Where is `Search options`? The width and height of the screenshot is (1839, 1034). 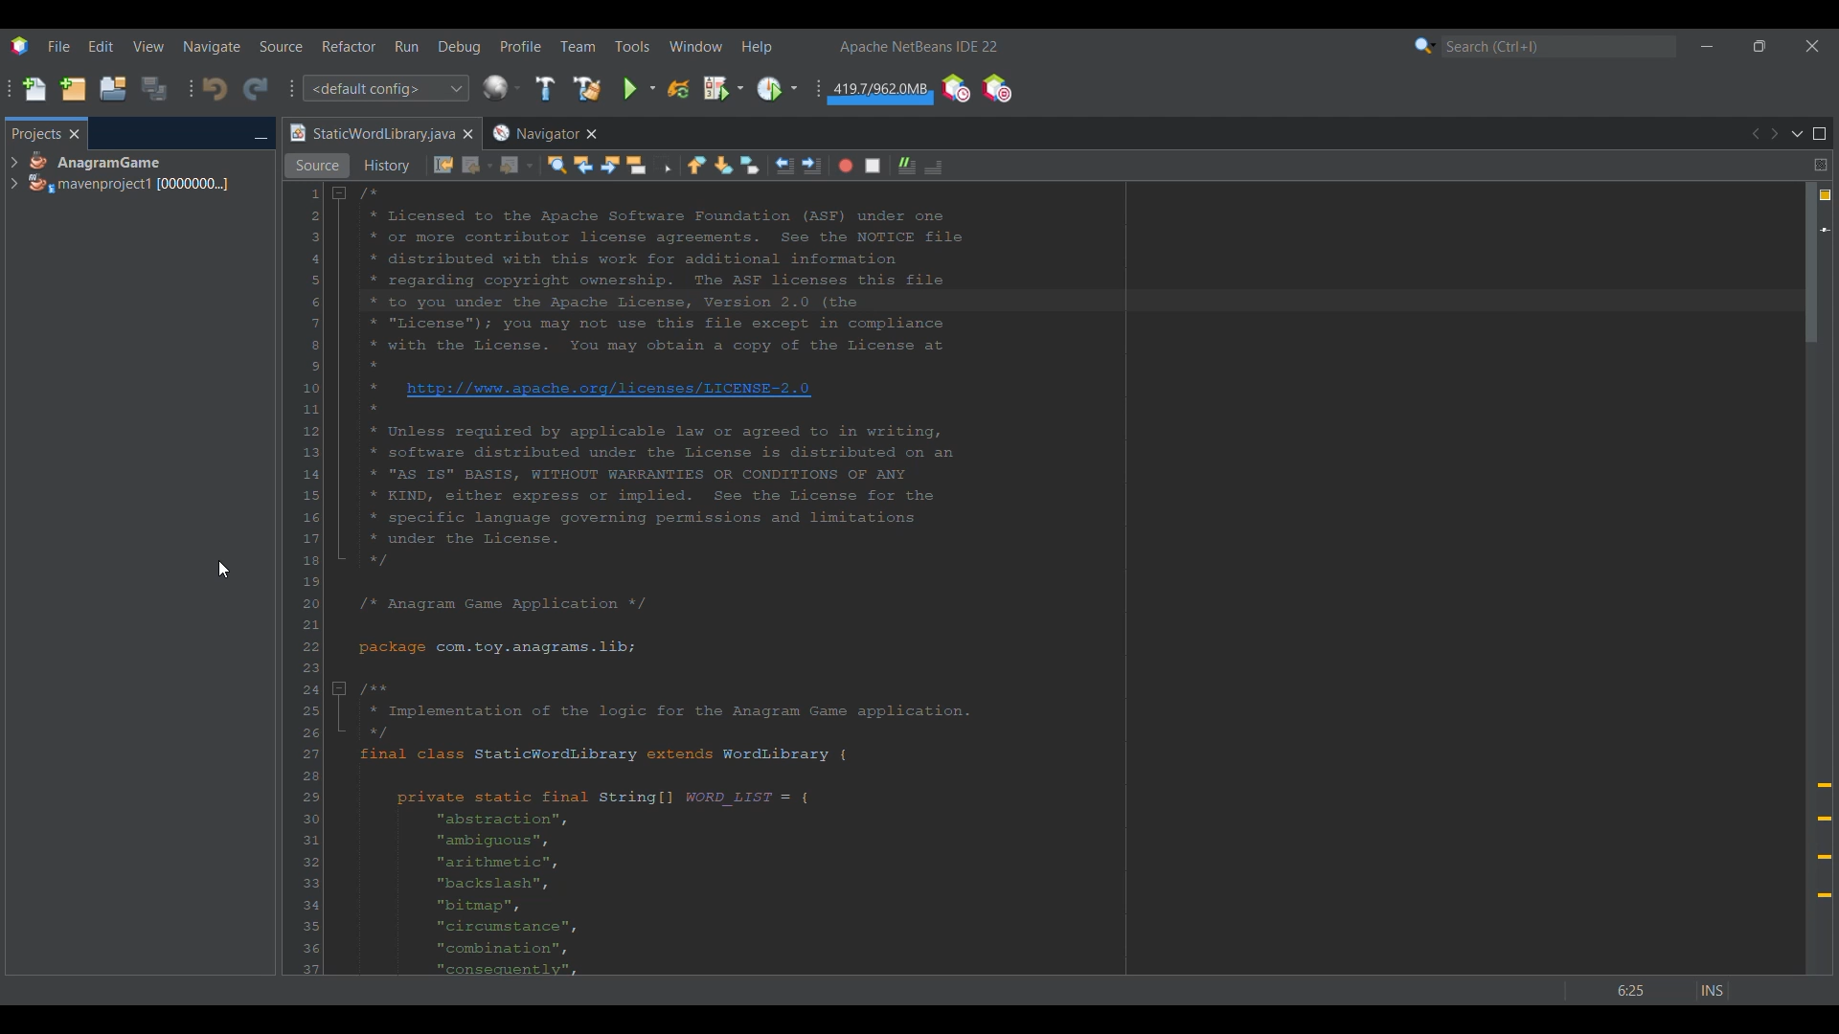
Search options is located at coordinates (1425, 45).